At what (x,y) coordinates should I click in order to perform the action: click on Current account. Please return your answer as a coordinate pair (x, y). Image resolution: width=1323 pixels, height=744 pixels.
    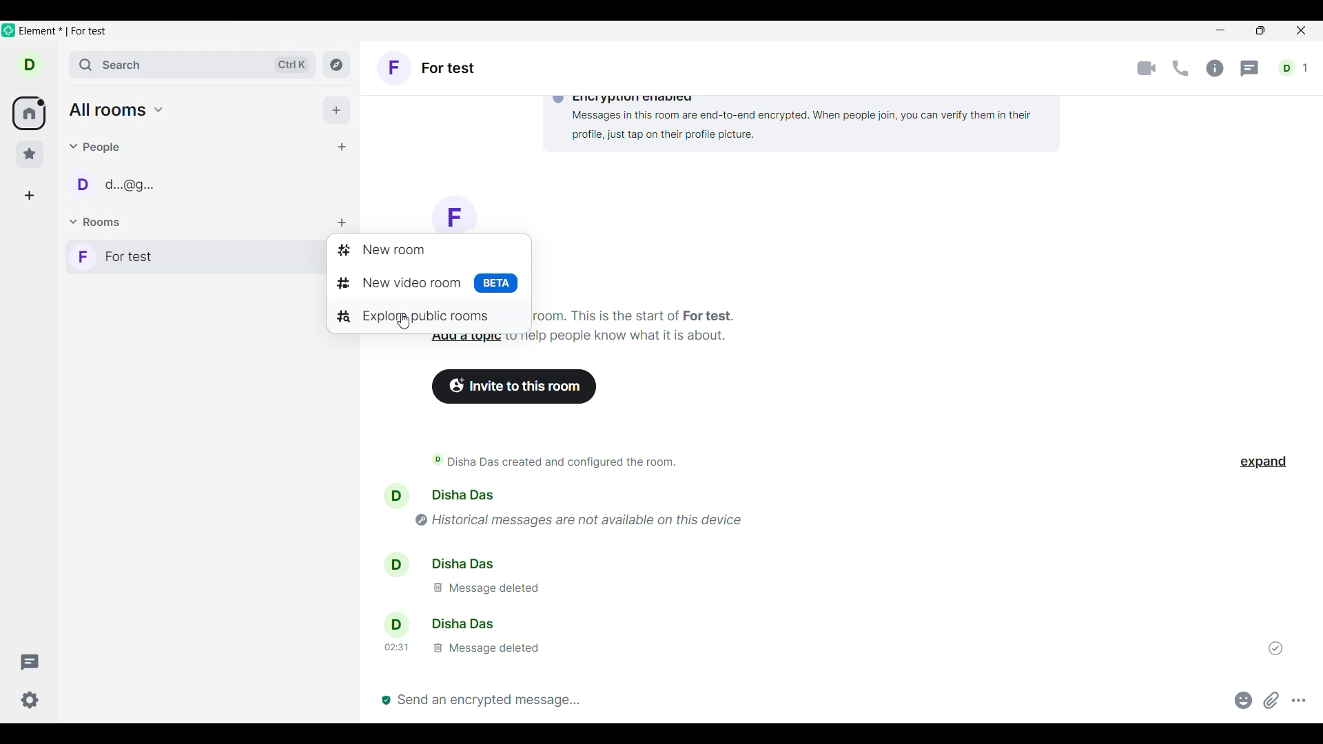
    Looking at the image, I should click on (30, 65).